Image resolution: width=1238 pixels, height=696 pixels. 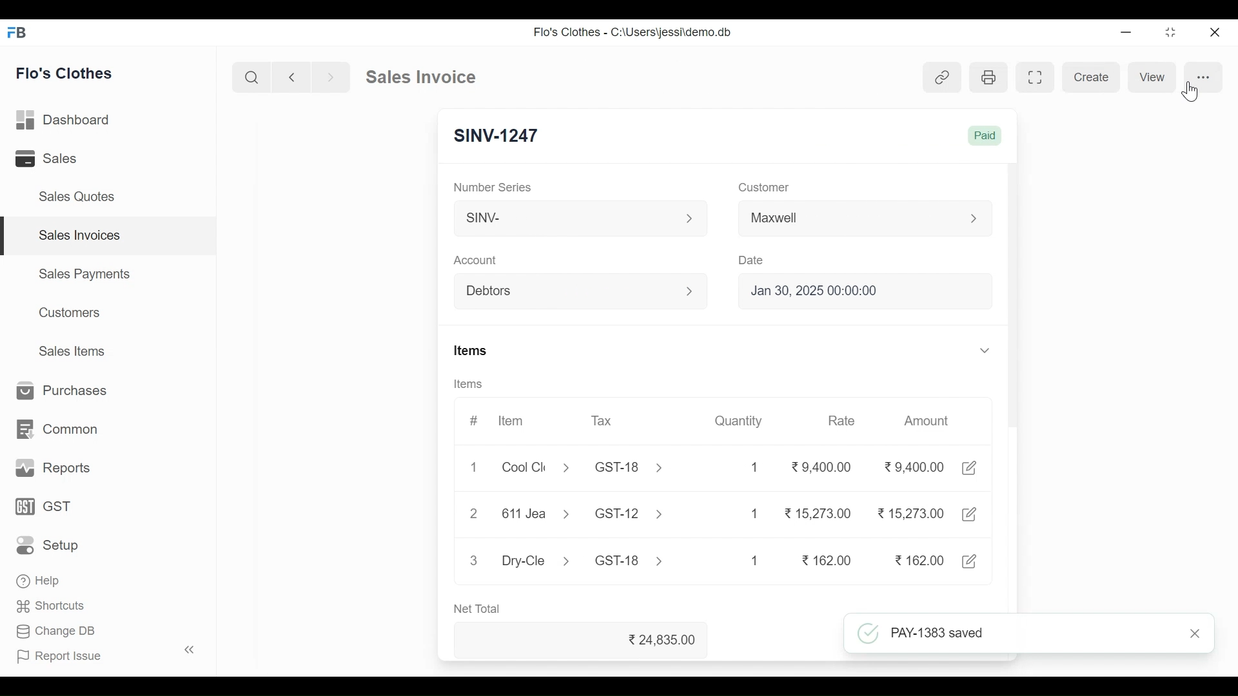 What do you see at coordinates (467, 383) in the screenshot?
I see `Items` at bounding box center [467, 383].